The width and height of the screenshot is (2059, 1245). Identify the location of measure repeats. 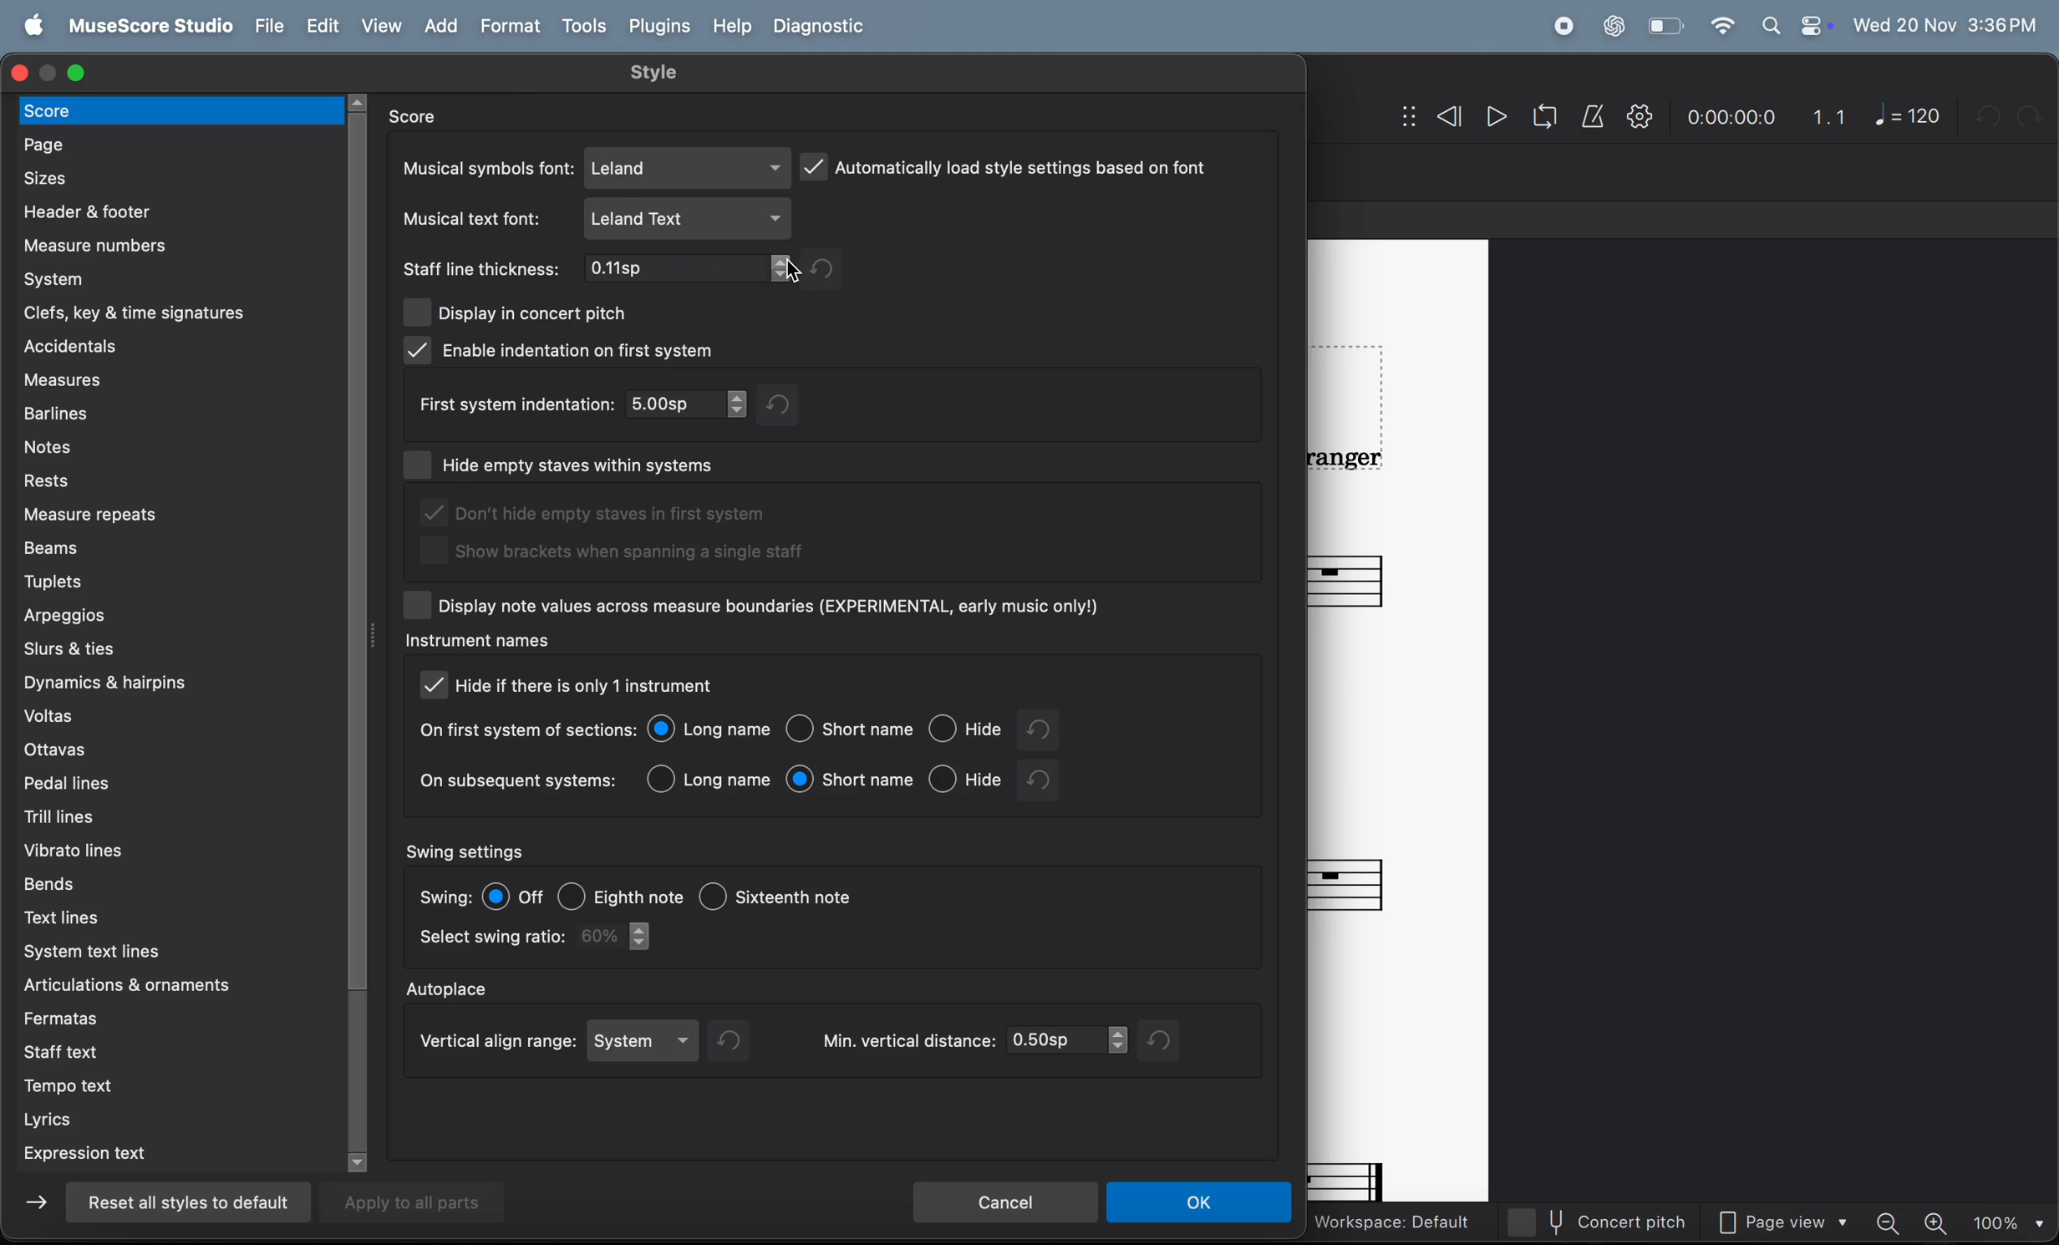
(177, 514).